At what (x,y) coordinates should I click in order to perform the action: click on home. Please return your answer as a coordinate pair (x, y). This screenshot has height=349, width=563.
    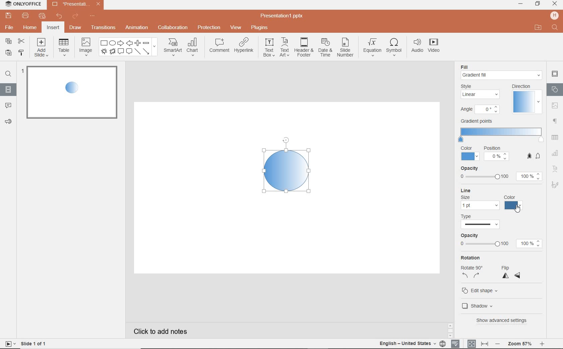
    Looking at the image, I should click on (31, 28).